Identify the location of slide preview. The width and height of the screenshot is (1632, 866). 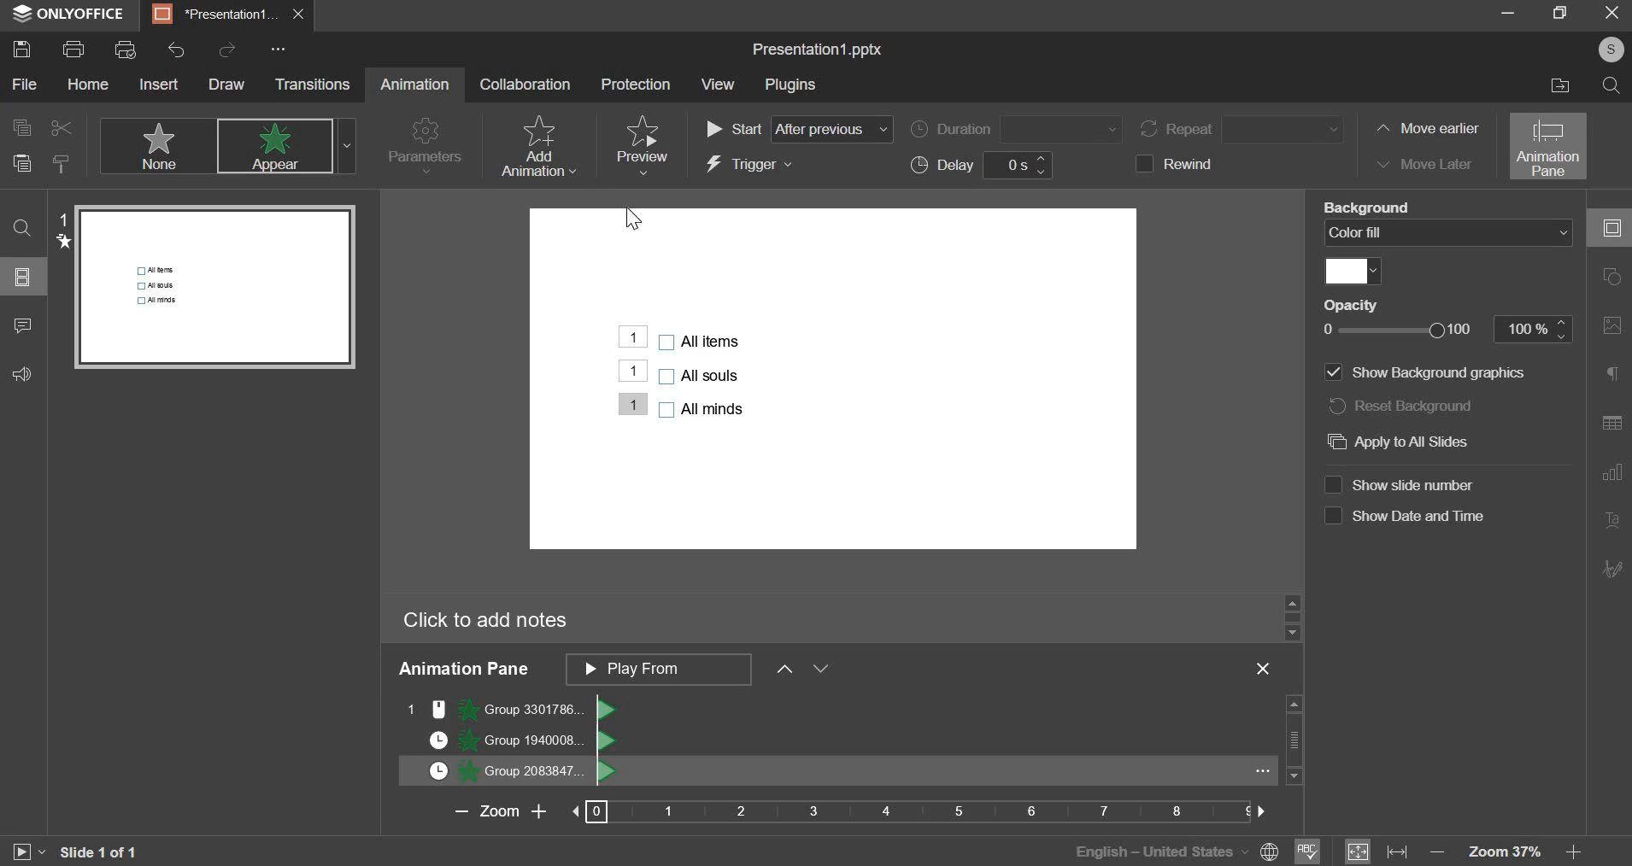
(214, 286).